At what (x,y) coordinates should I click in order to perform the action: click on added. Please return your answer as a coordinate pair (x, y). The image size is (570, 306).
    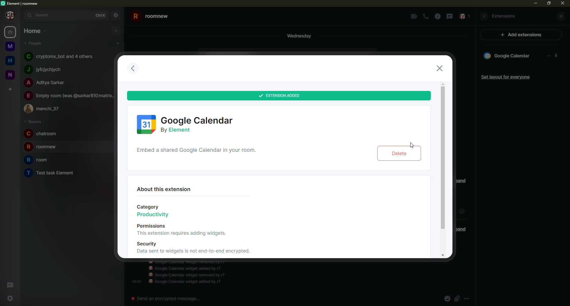
    Looking at the image, I should click on (280, 95).